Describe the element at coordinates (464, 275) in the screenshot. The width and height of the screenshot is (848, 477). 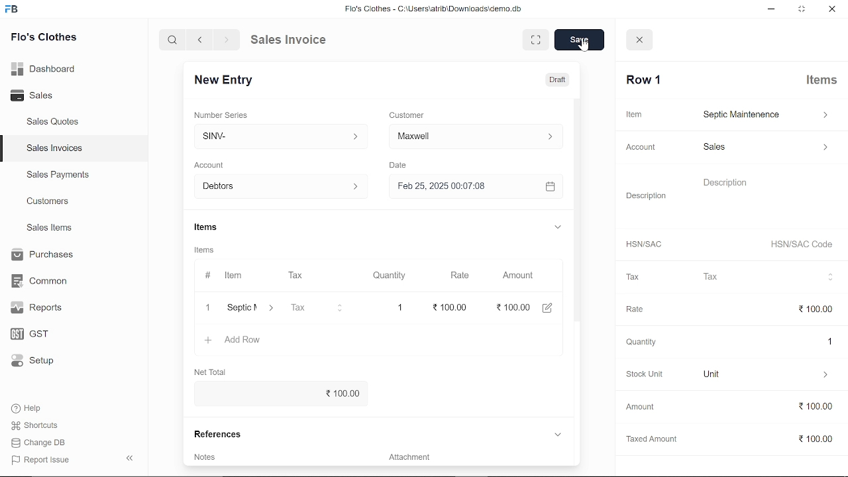
I see `Rate` at that location.